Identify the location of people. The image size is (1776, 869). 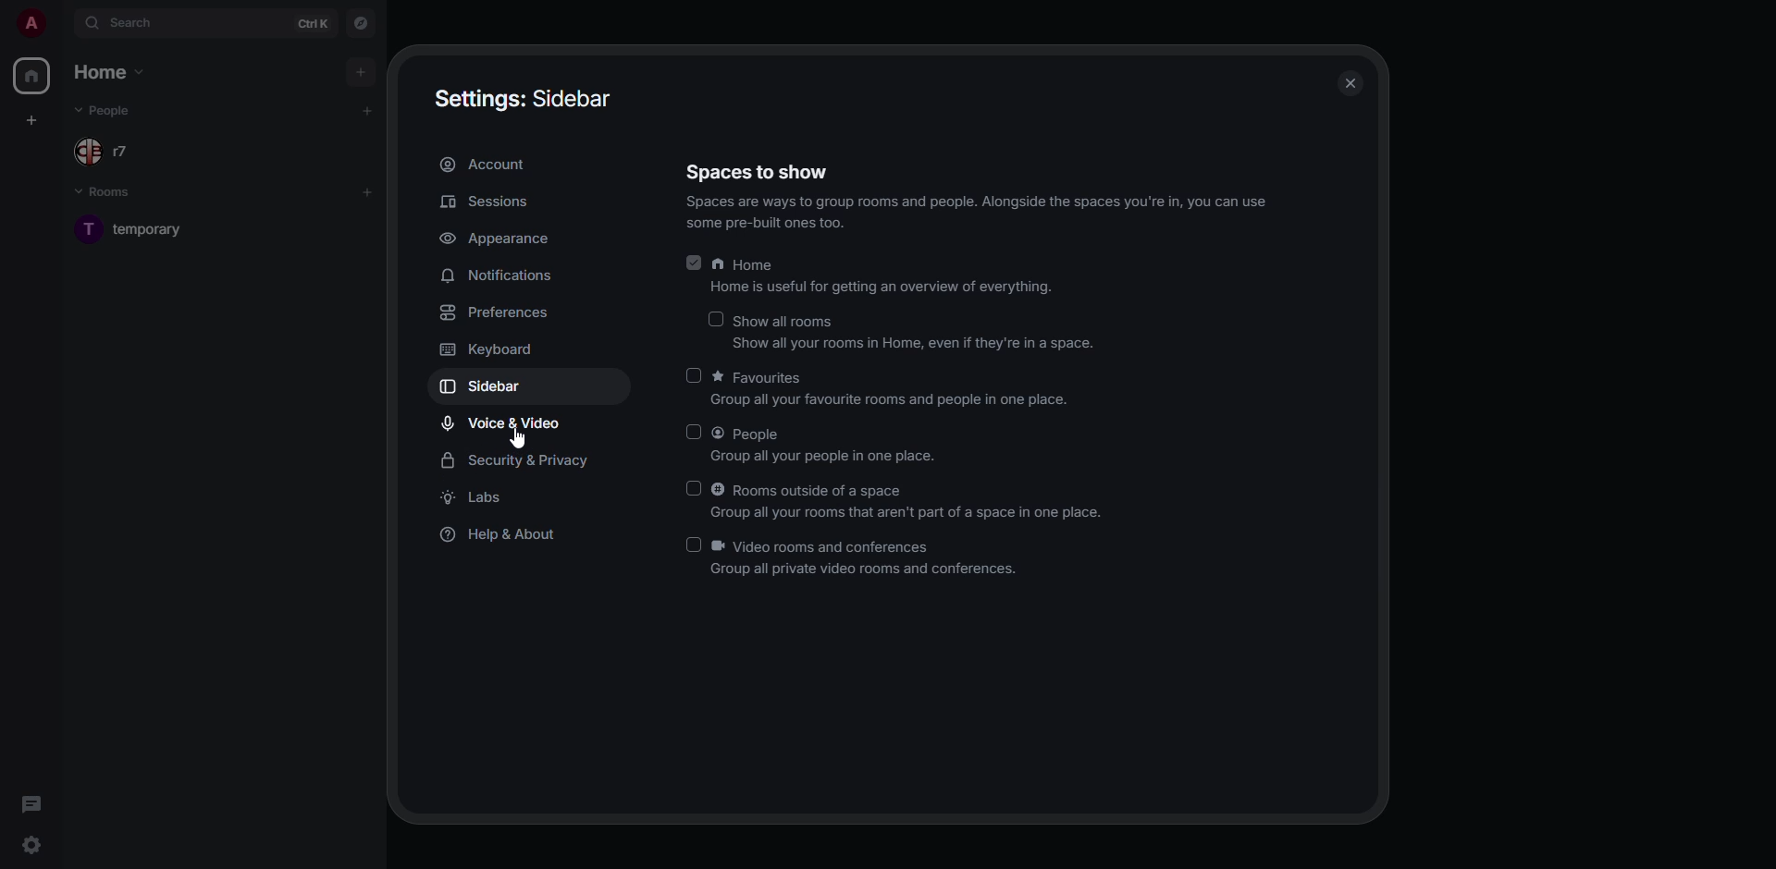
(112, 150).